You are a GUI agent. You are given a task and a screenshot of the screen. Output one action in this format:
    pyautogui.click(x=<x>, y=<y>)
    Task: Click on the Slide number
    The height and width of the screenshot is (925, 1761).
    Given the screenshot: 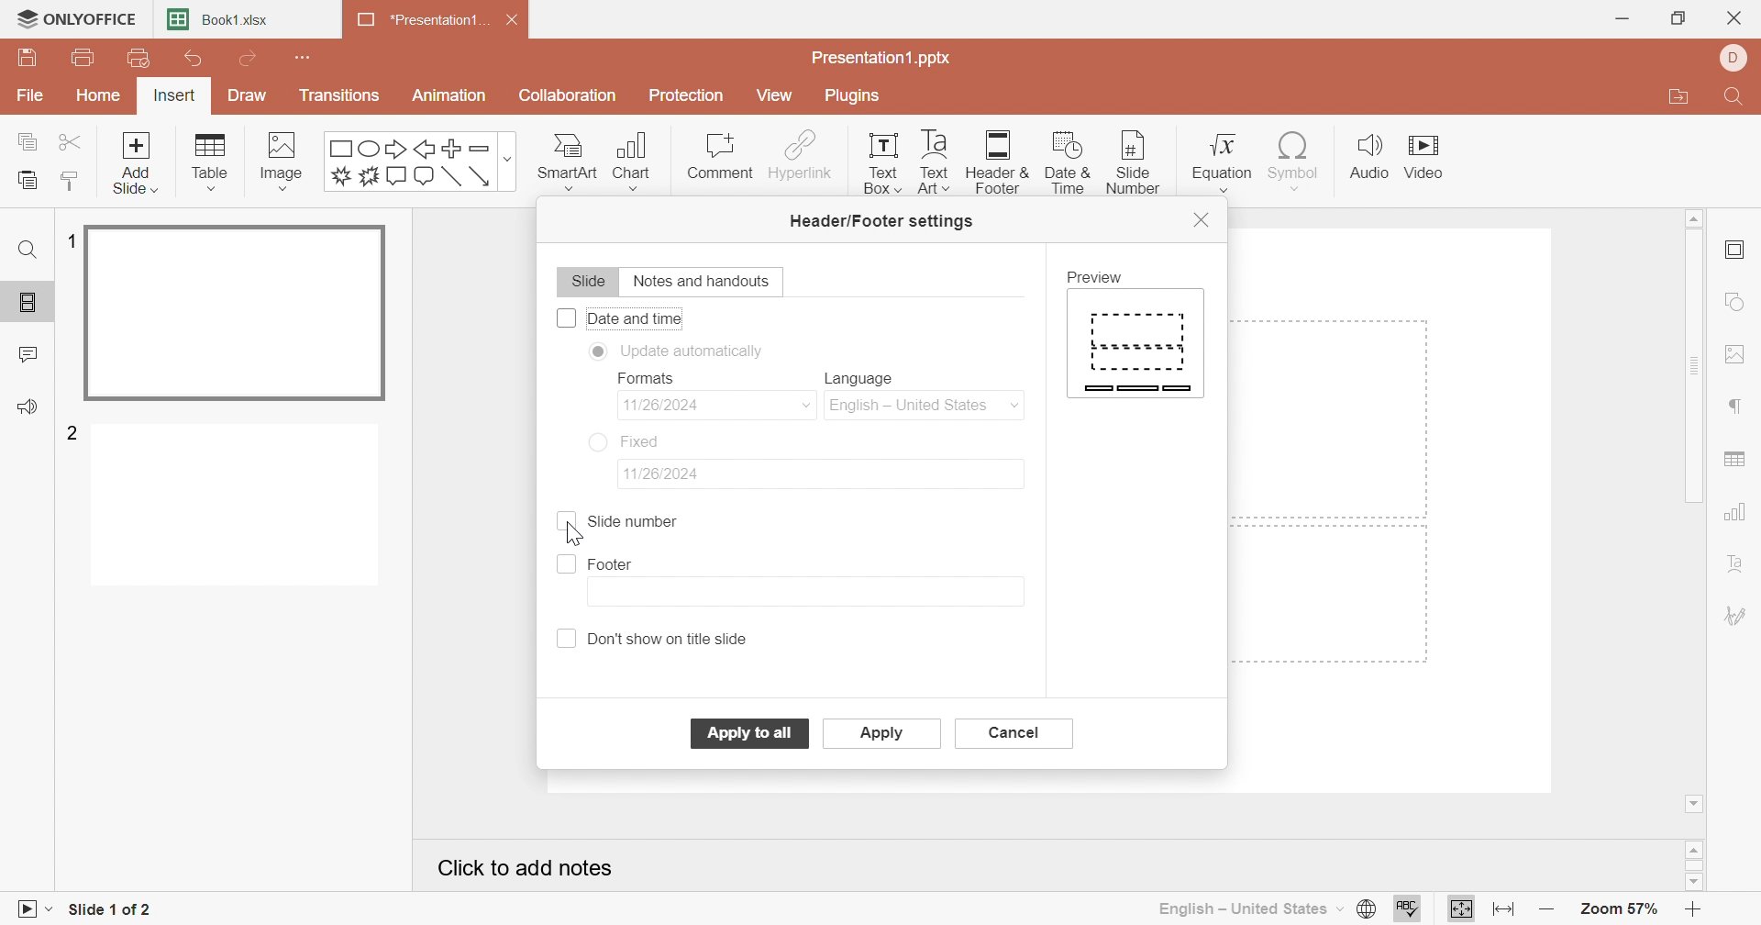 What is the action you would take?
    pyautogui.click(x=631, y=523)
    